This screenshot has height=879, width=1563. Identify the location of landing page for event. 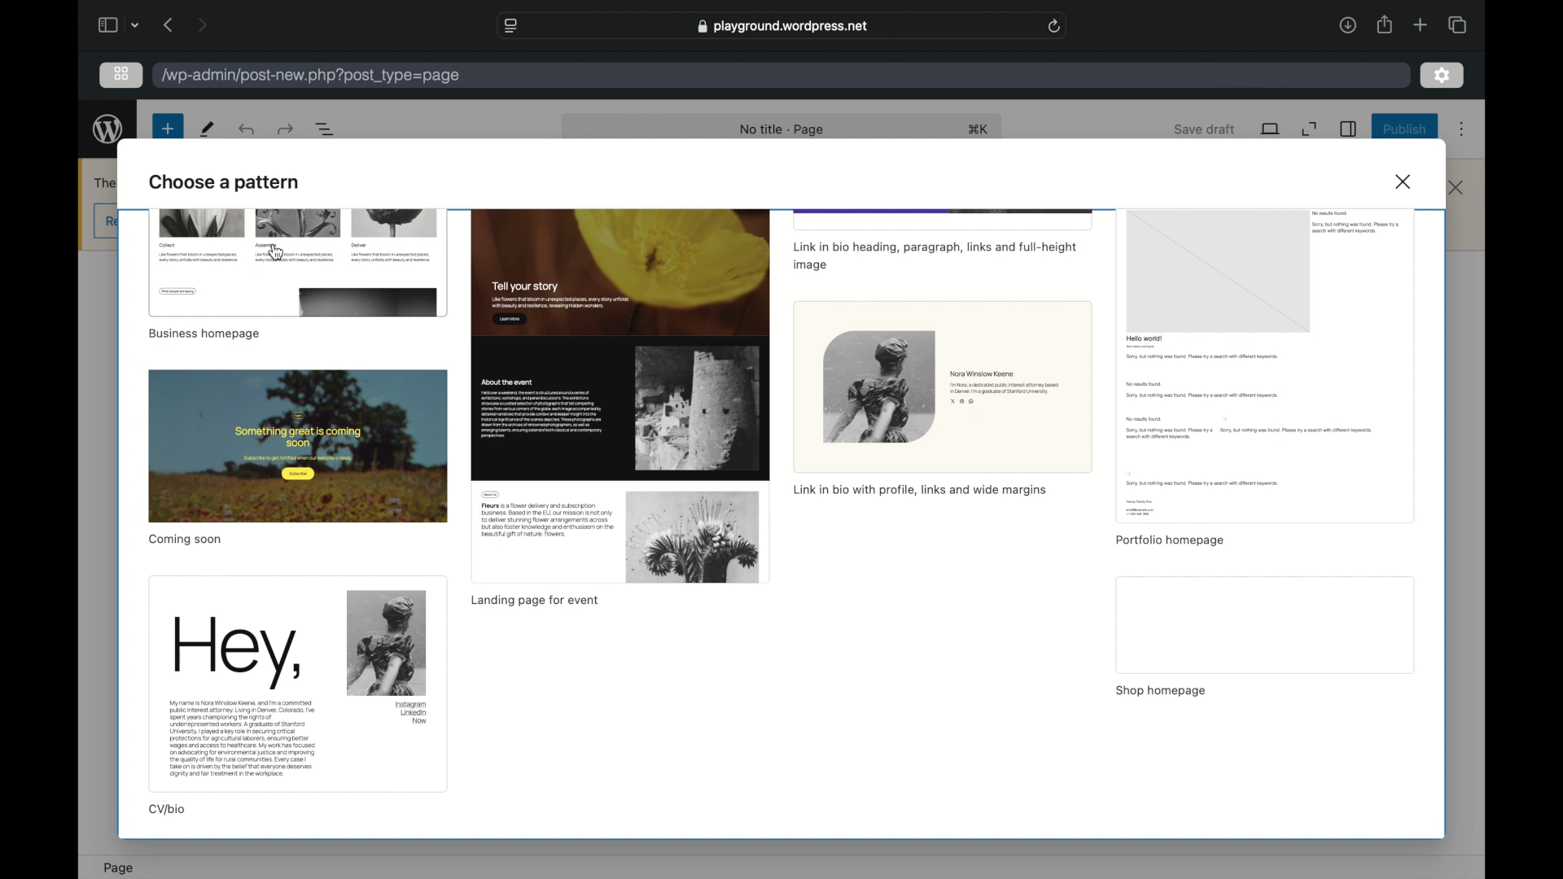
(537, 601).